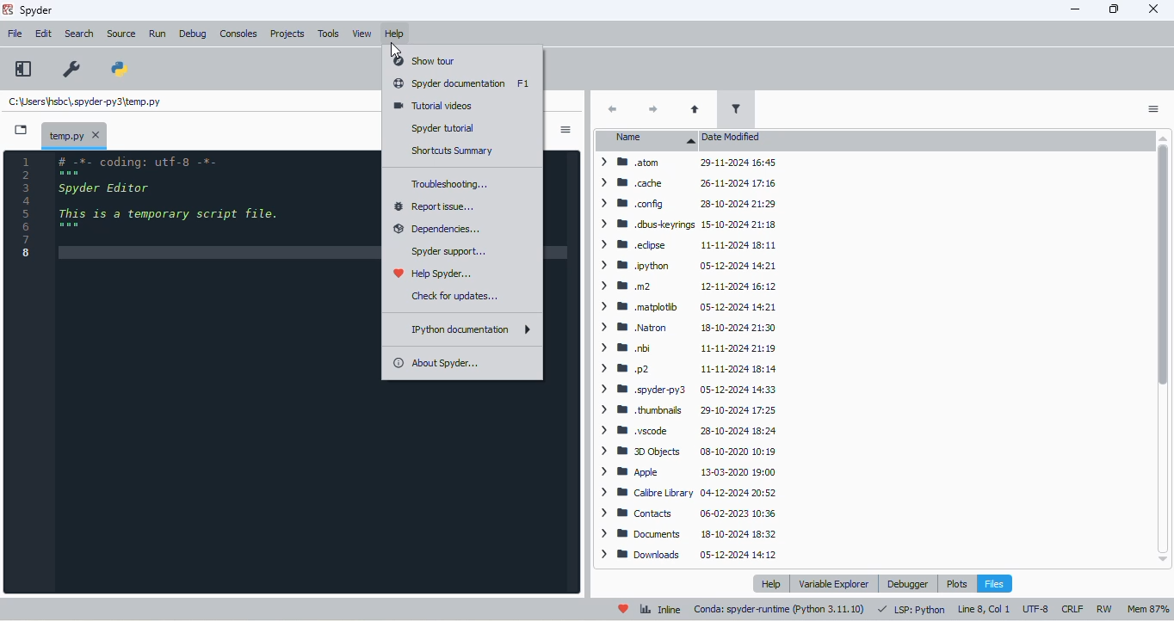  I want to click on mem 87%, so click(1149, 611).